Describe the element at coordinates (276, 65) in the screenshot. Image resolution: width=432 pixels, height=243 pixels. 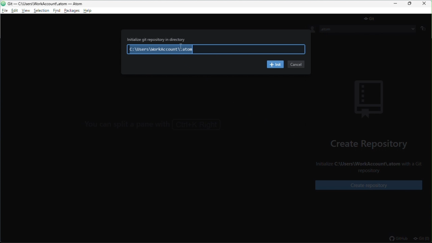
I see `init` at that location.